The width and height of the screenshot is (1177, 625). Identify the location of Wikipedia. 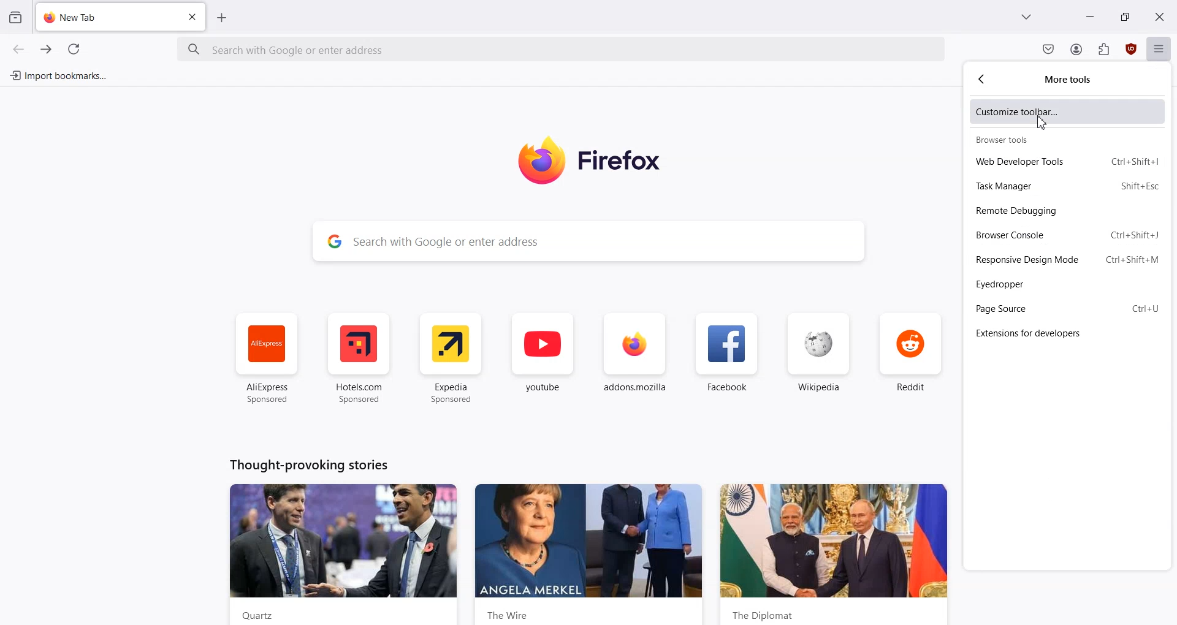
(819, 358).